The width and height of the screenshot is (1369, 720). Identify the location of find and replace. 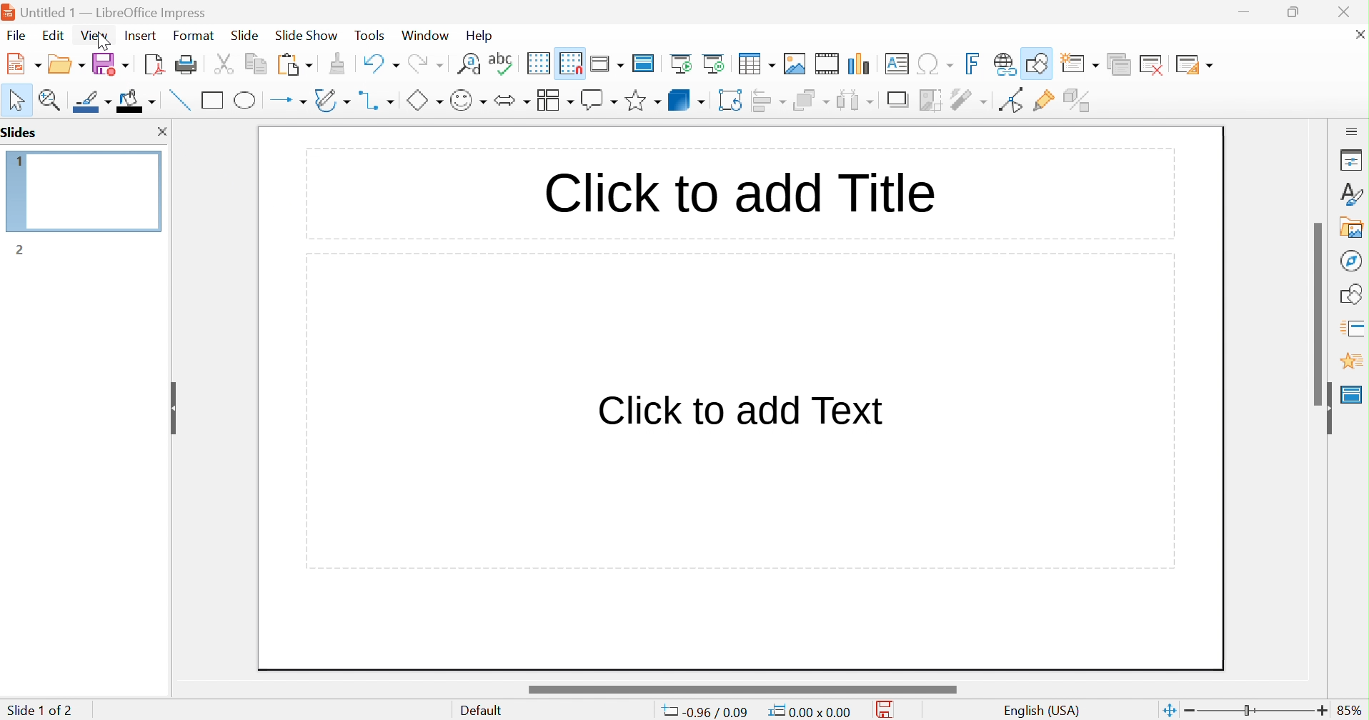
(469, 62).